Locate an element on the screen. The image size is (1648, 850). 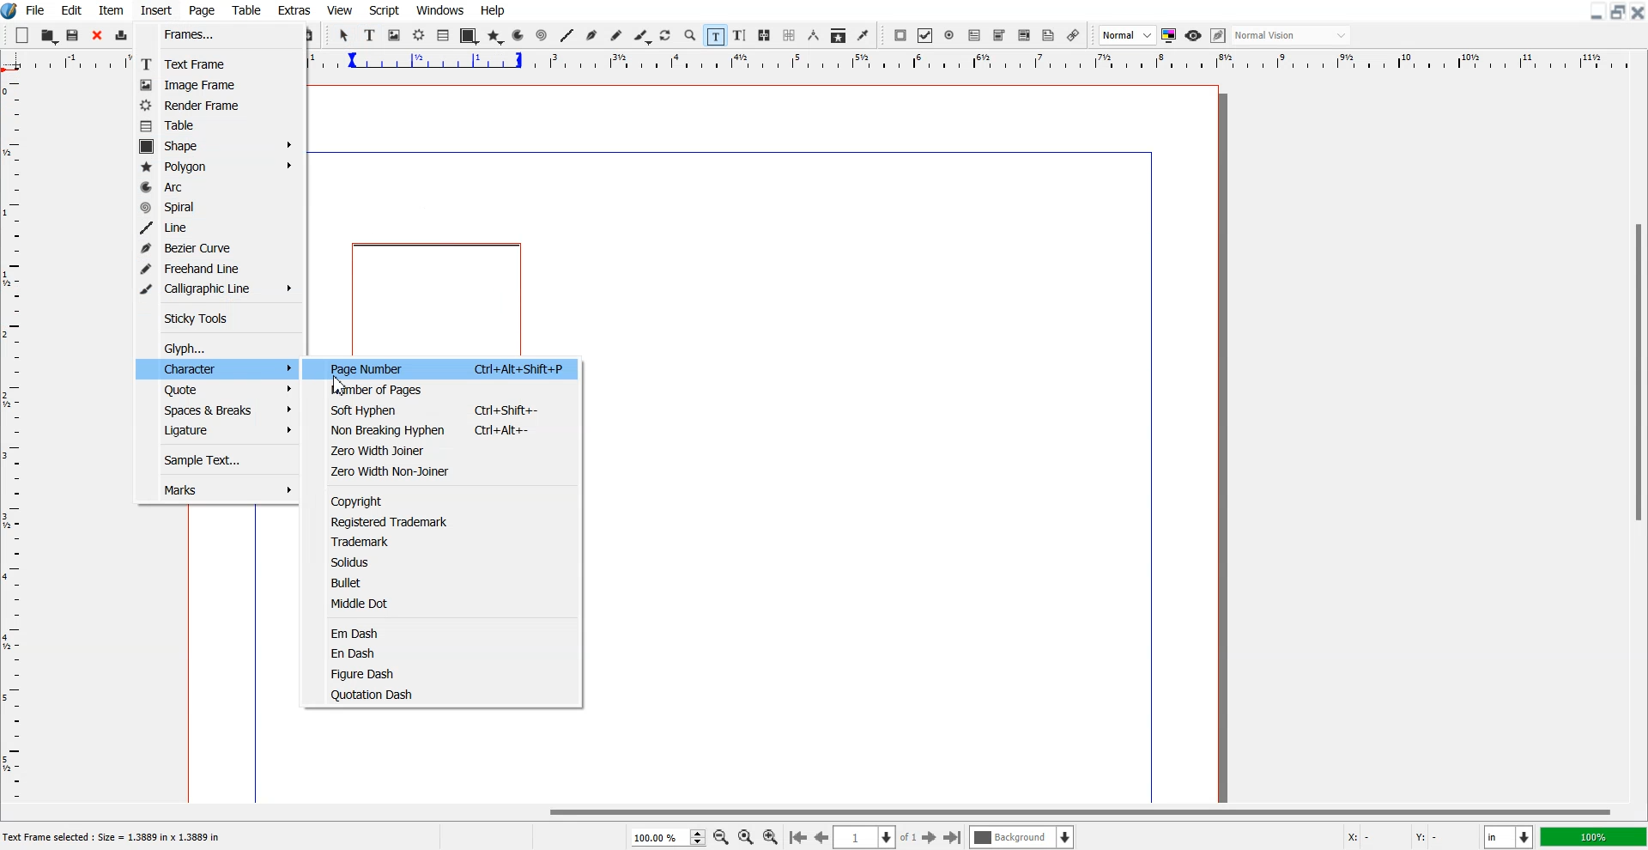
Calligraphic Line is located at coordinates (216, 288).